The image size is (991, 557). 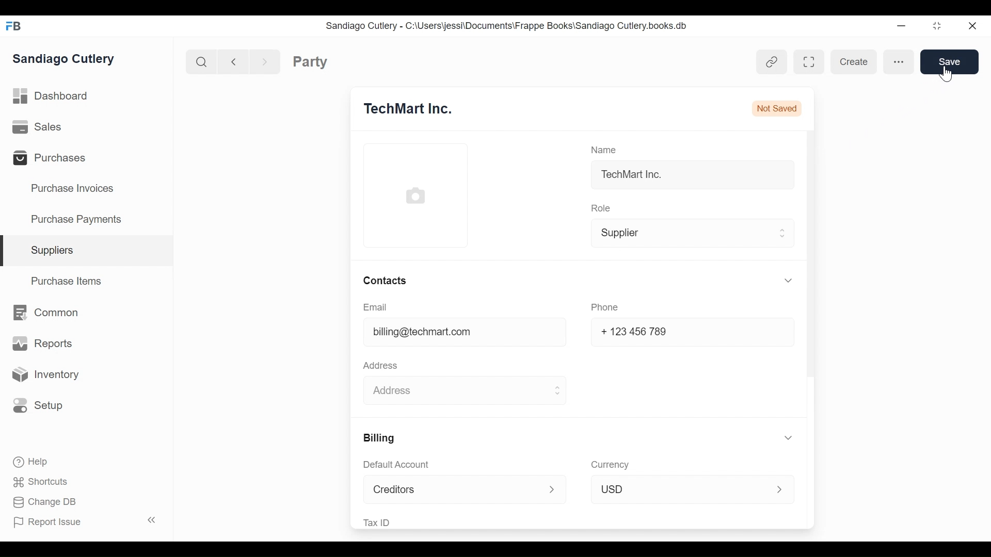 What do you see at coordinates (419, 108) in the screenshot?
I see `TechMart Inc.` at bounding box center [419, 108].